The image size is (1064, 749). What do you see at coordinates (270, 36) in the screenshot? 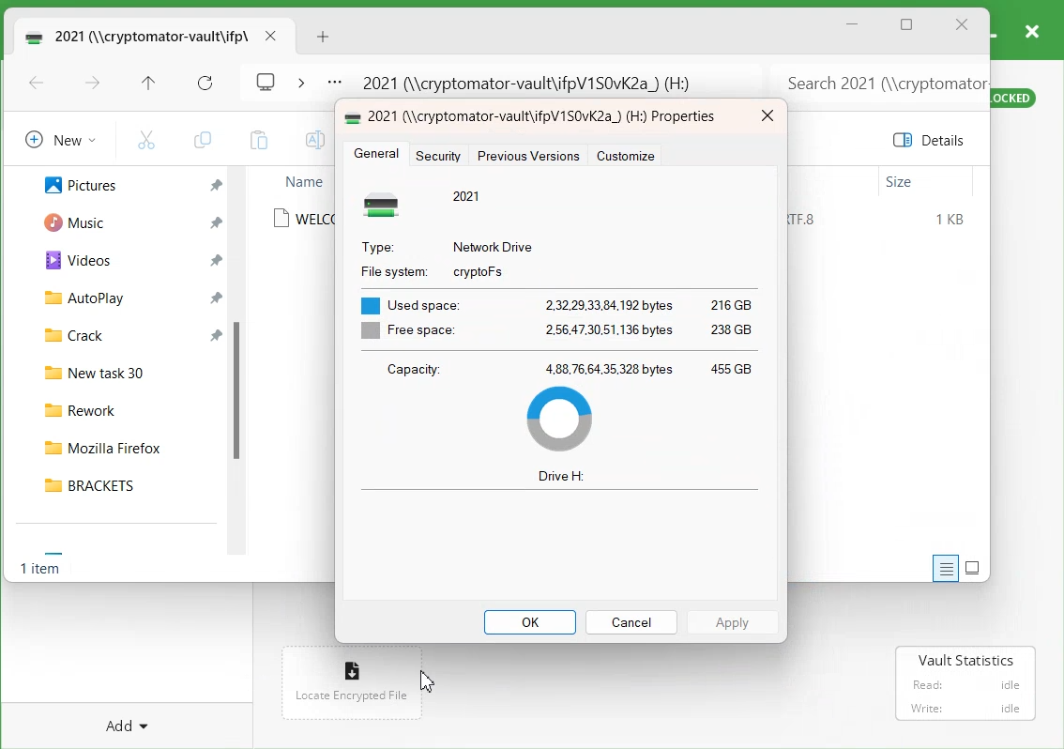
I see `close` at bounding box center [270, 36].